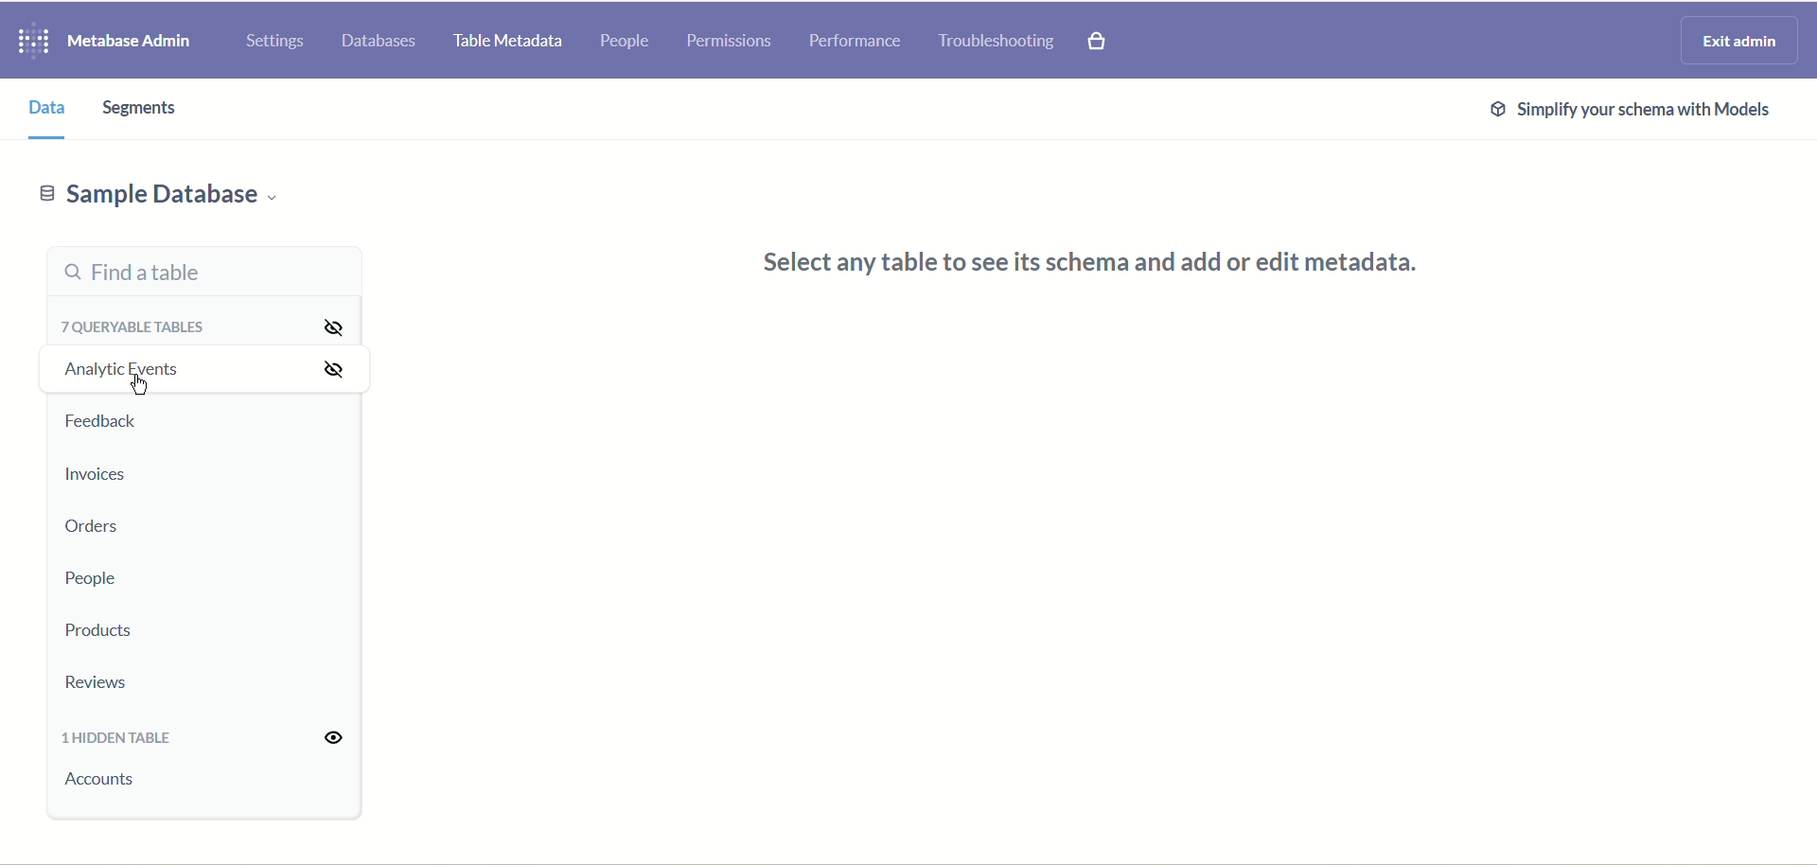  Describe the element at coordinates (88, 579) in the screenshot. I see `people` at that location.